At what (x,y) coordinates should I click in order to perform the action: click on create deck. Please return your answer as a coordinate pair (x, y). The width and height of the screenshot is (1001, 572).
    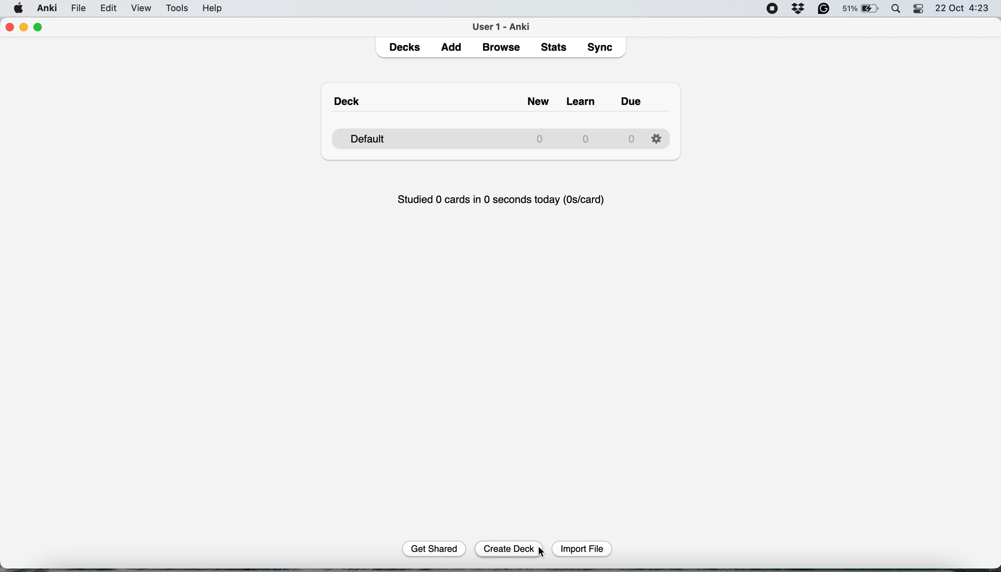
    Looking at the image, I should click on (510, 549).